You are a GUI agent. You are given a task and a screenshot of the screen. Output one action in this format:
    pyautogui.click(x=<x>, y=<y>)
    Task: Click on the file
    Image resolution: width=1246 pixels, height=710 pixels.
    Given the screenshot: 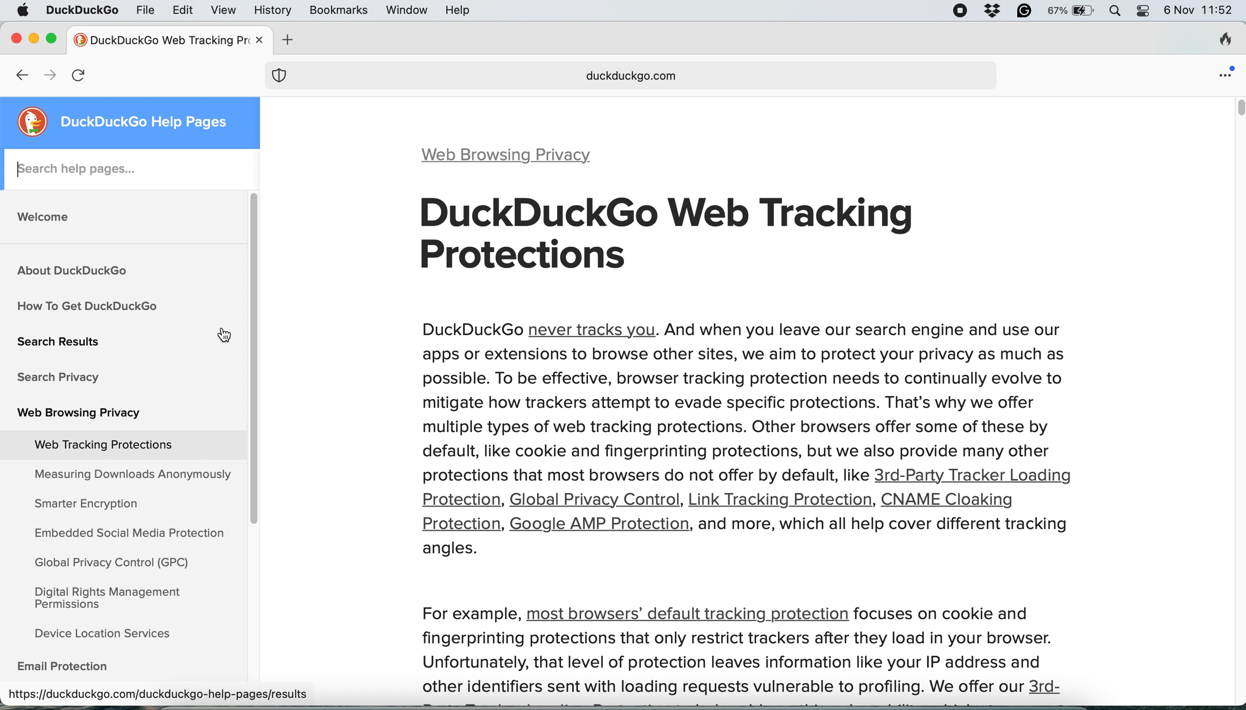 What is the action you would take?
    pyautogui.click(x=143, y=11)
    